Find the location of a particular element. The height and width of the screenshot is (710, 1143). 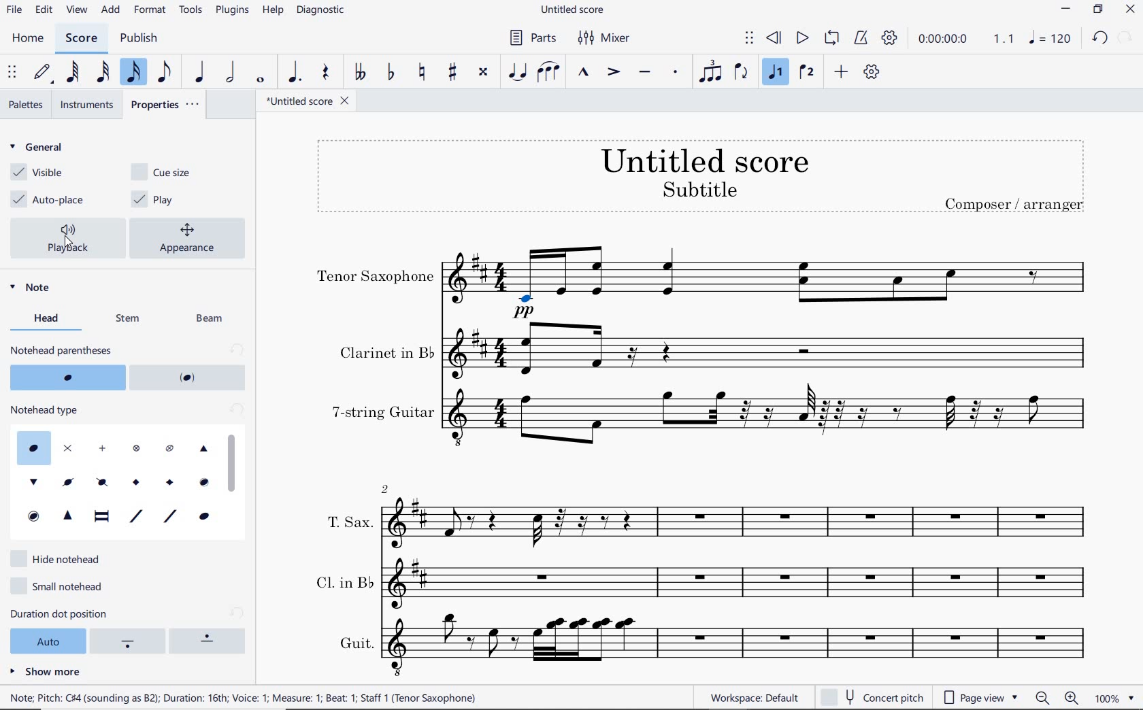

small notehead is located at coordinates (62, 584).